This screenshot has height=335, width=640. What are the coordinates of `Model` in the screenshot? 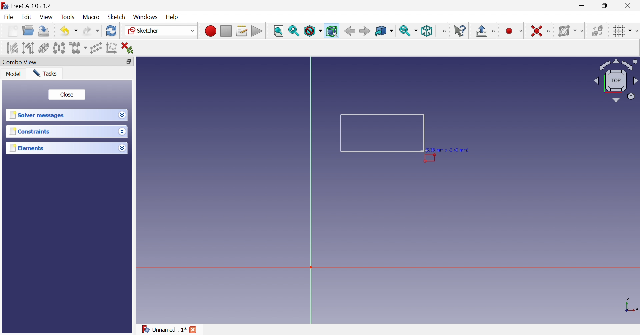 It's located at (13, 74).